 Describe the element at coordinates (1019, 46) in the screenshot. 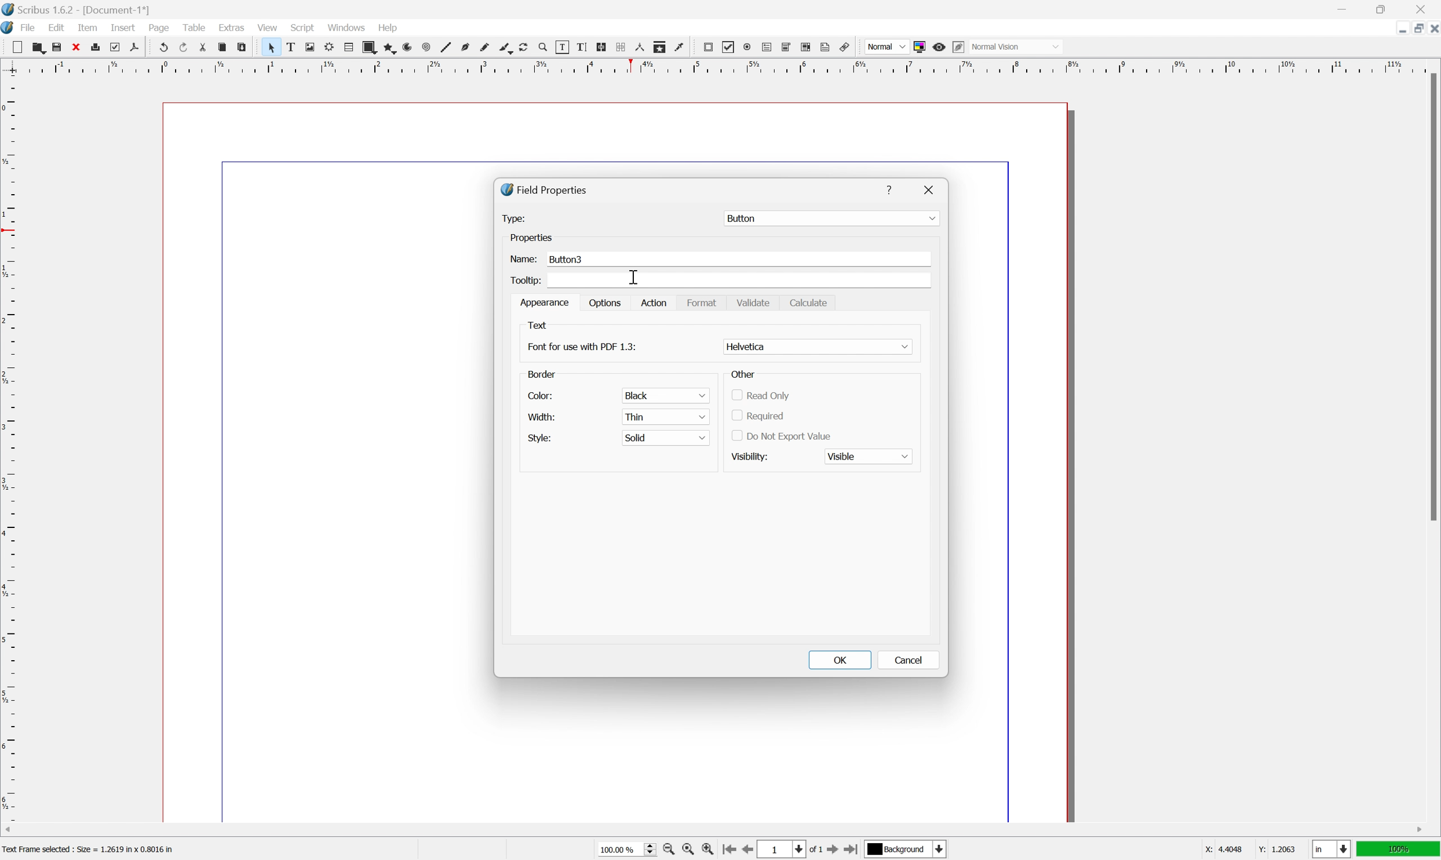

I see `Normal vision` at that location.